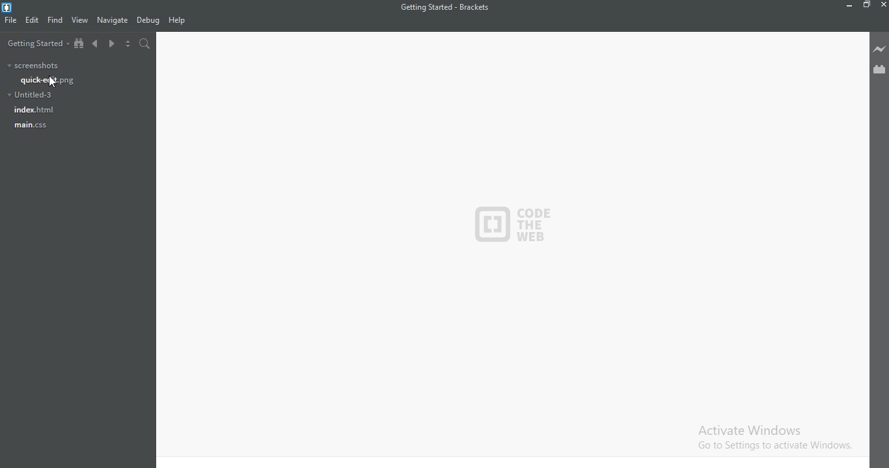  Describe the element at coordinates (849, 6) in the screenshot. I see `restore` at that location.